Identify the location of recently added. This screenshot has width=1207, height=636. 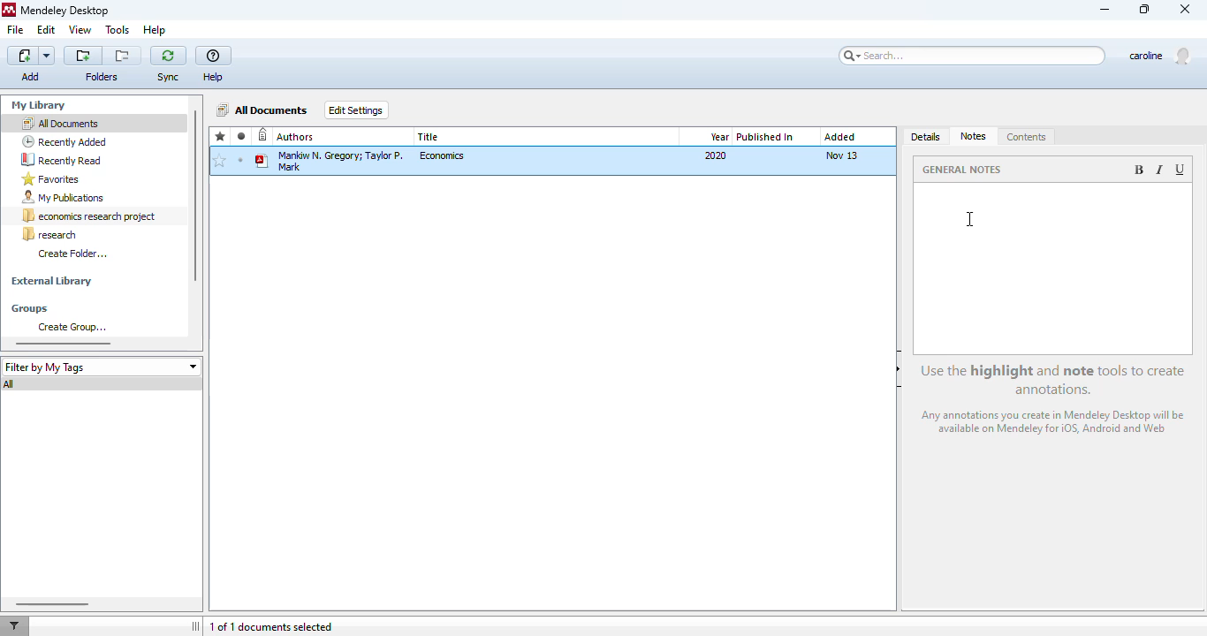
(65, 141).